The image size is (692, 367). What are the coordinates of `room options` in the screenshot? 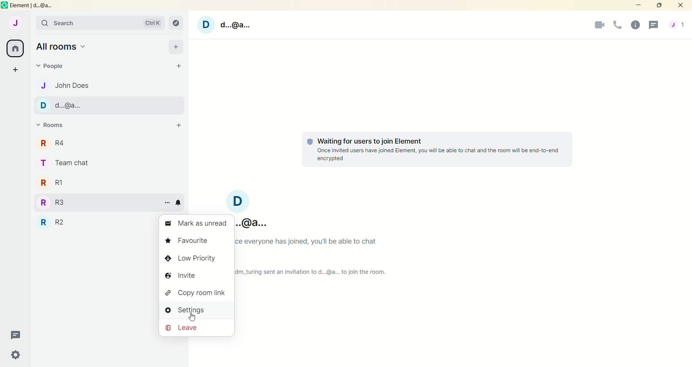 It's located at (169, 202).